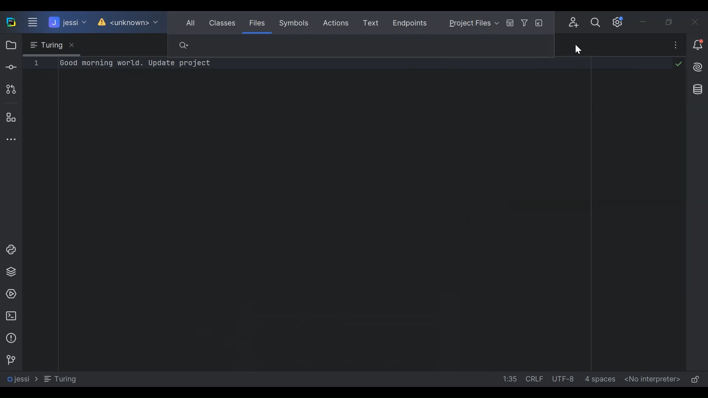 The height and width of the screenshot is (398, 708). I want to click on Project Files, so click(474, 23).